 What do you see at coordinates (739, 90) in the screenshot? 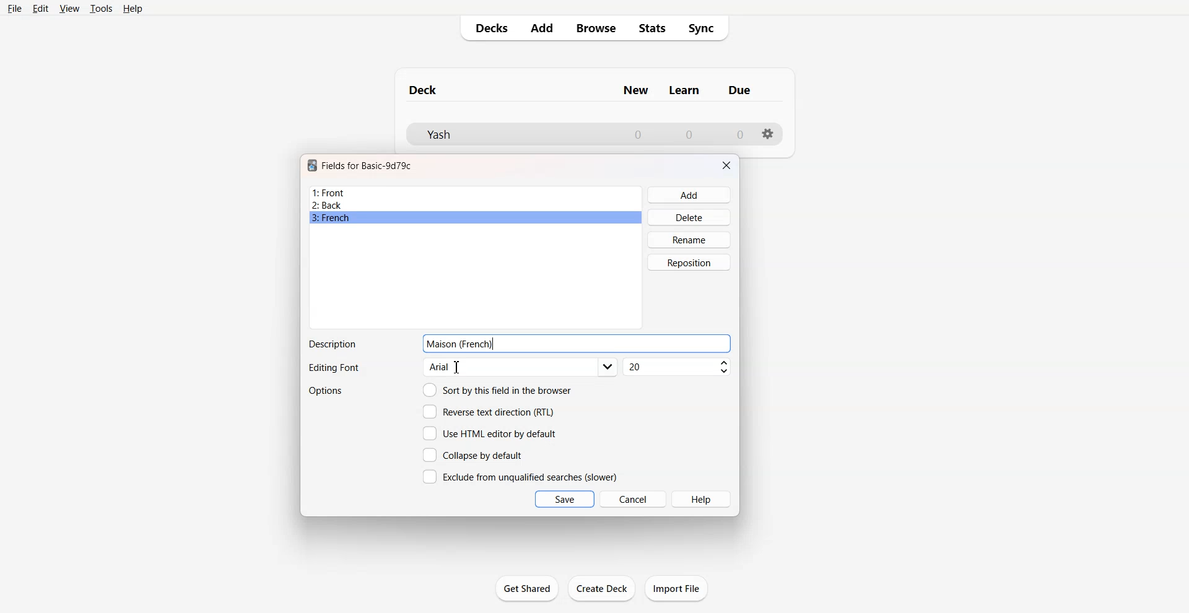
I see `Column name` at bounding box center [739, 90].